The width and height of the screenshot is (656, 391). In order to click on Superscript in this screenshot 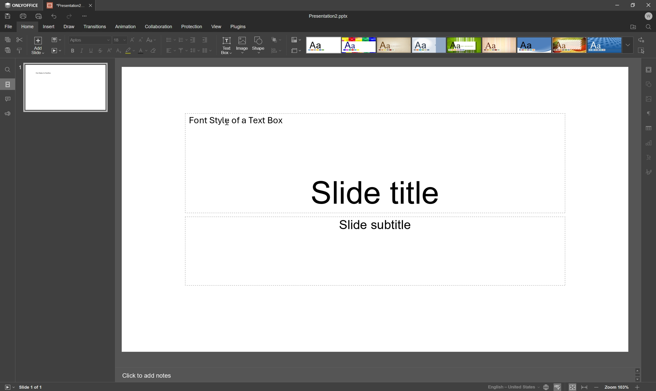, I will do `click(110, 51)`.